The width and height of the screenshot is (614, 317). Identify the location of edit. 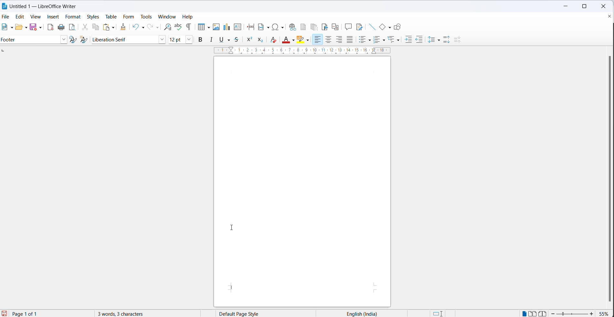
(21, 17).